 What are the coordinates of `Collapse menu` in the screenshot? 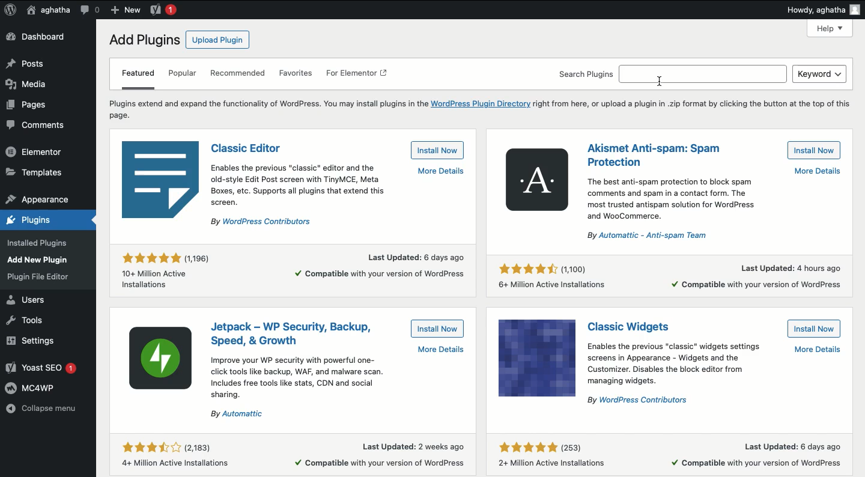 It's located at (43, 407).